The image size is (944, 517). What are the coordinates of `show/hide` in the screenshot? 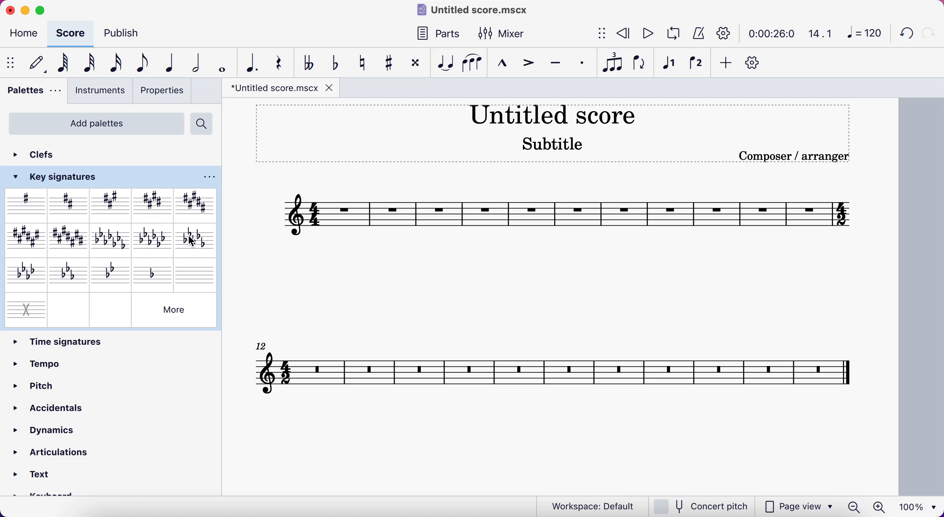 It's located at (601, 32).